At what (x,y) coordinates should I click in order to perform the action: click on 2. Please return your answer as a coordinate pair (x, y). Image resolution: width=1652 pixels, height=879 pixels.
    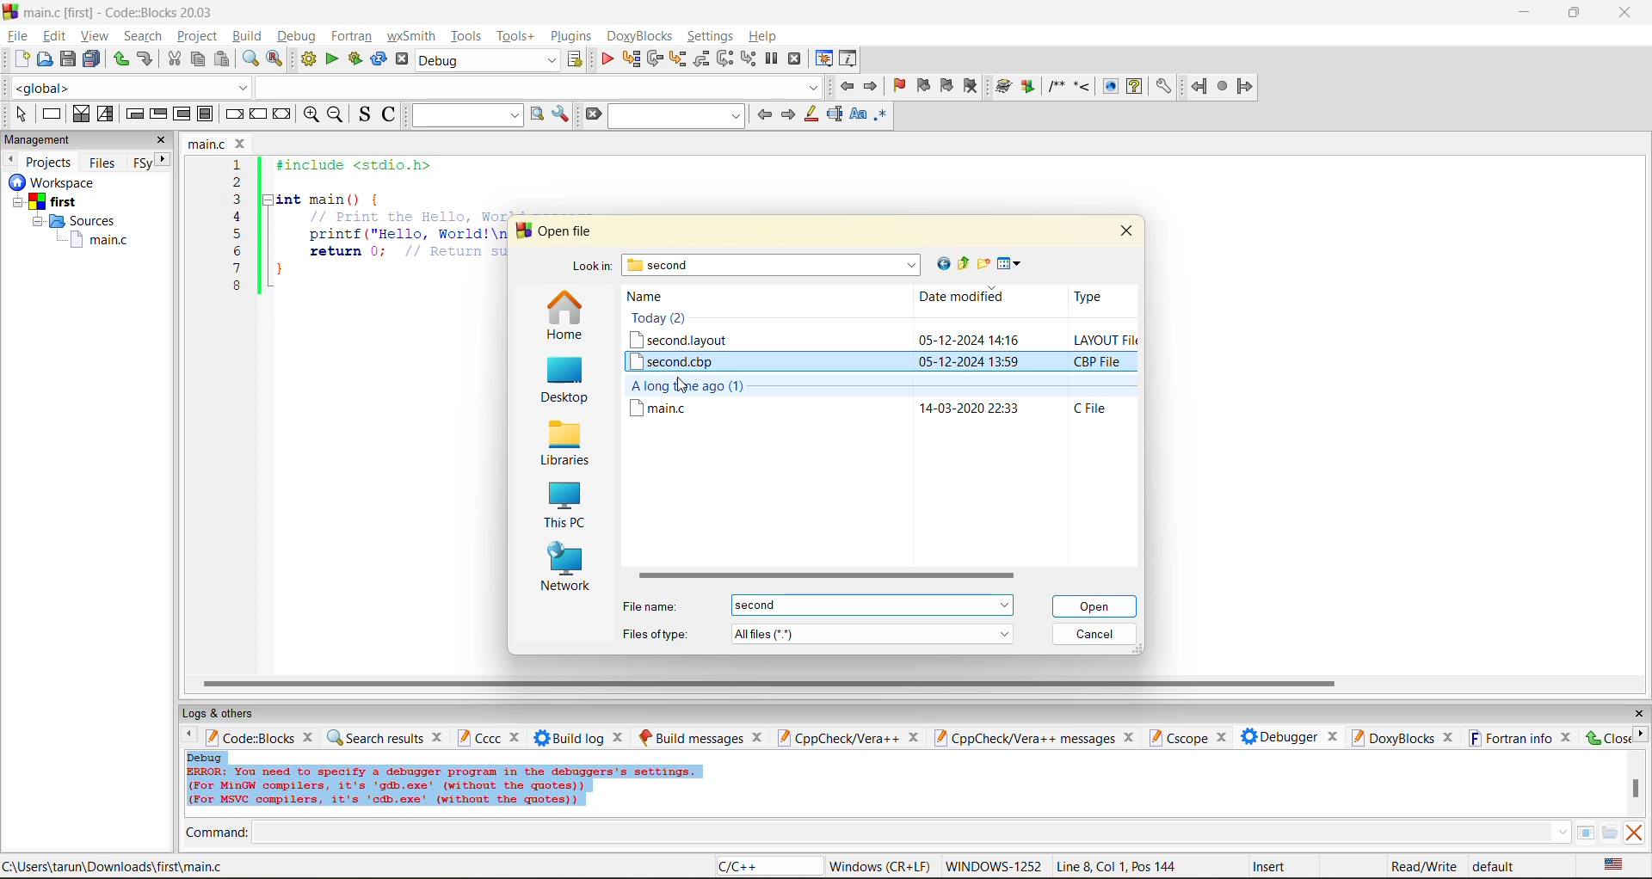
    Looking at the image, I should click on (237, 182).